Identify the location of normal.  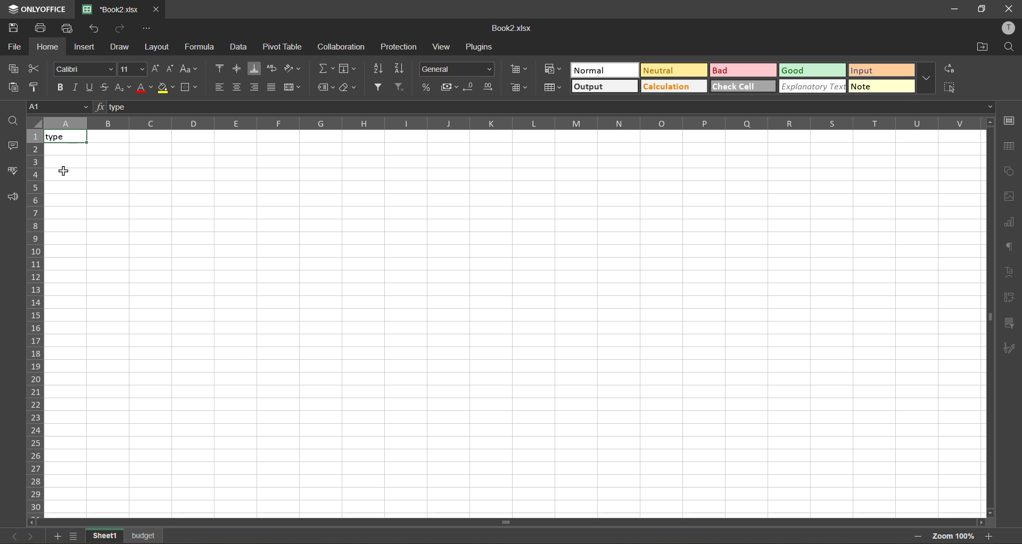
(605, 69).